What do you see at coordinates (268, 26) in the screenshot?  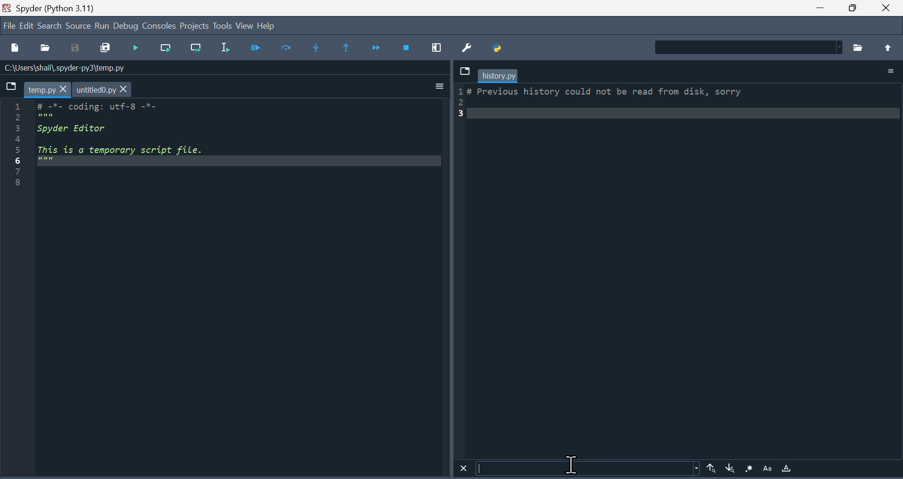 I see `Help` at bounding box center [268, 26].